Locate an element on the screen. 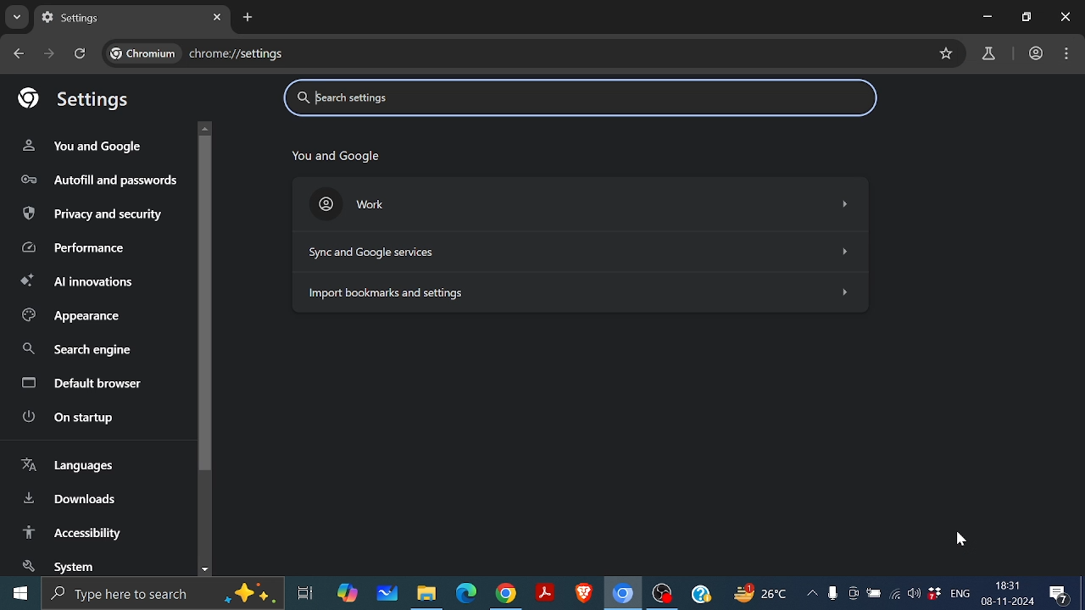 The image size is (1085, 610). Go to next page is located at coordinates (51, 53).